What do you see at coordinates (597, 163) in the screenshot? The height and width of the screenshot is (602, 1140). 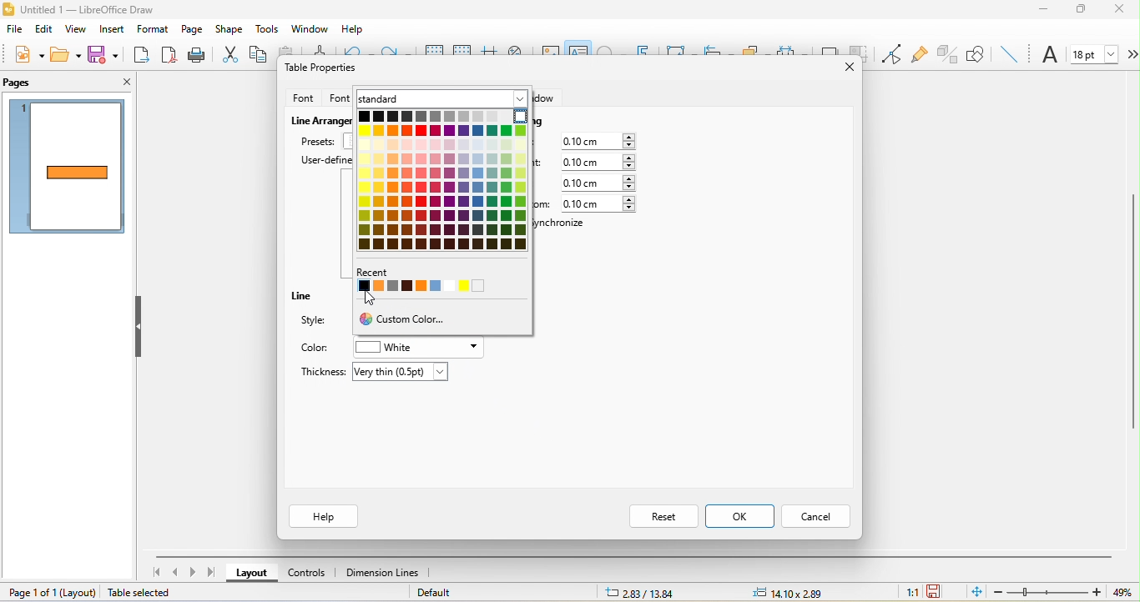 I see `0.10 cm` at bounding box center [597, 163].